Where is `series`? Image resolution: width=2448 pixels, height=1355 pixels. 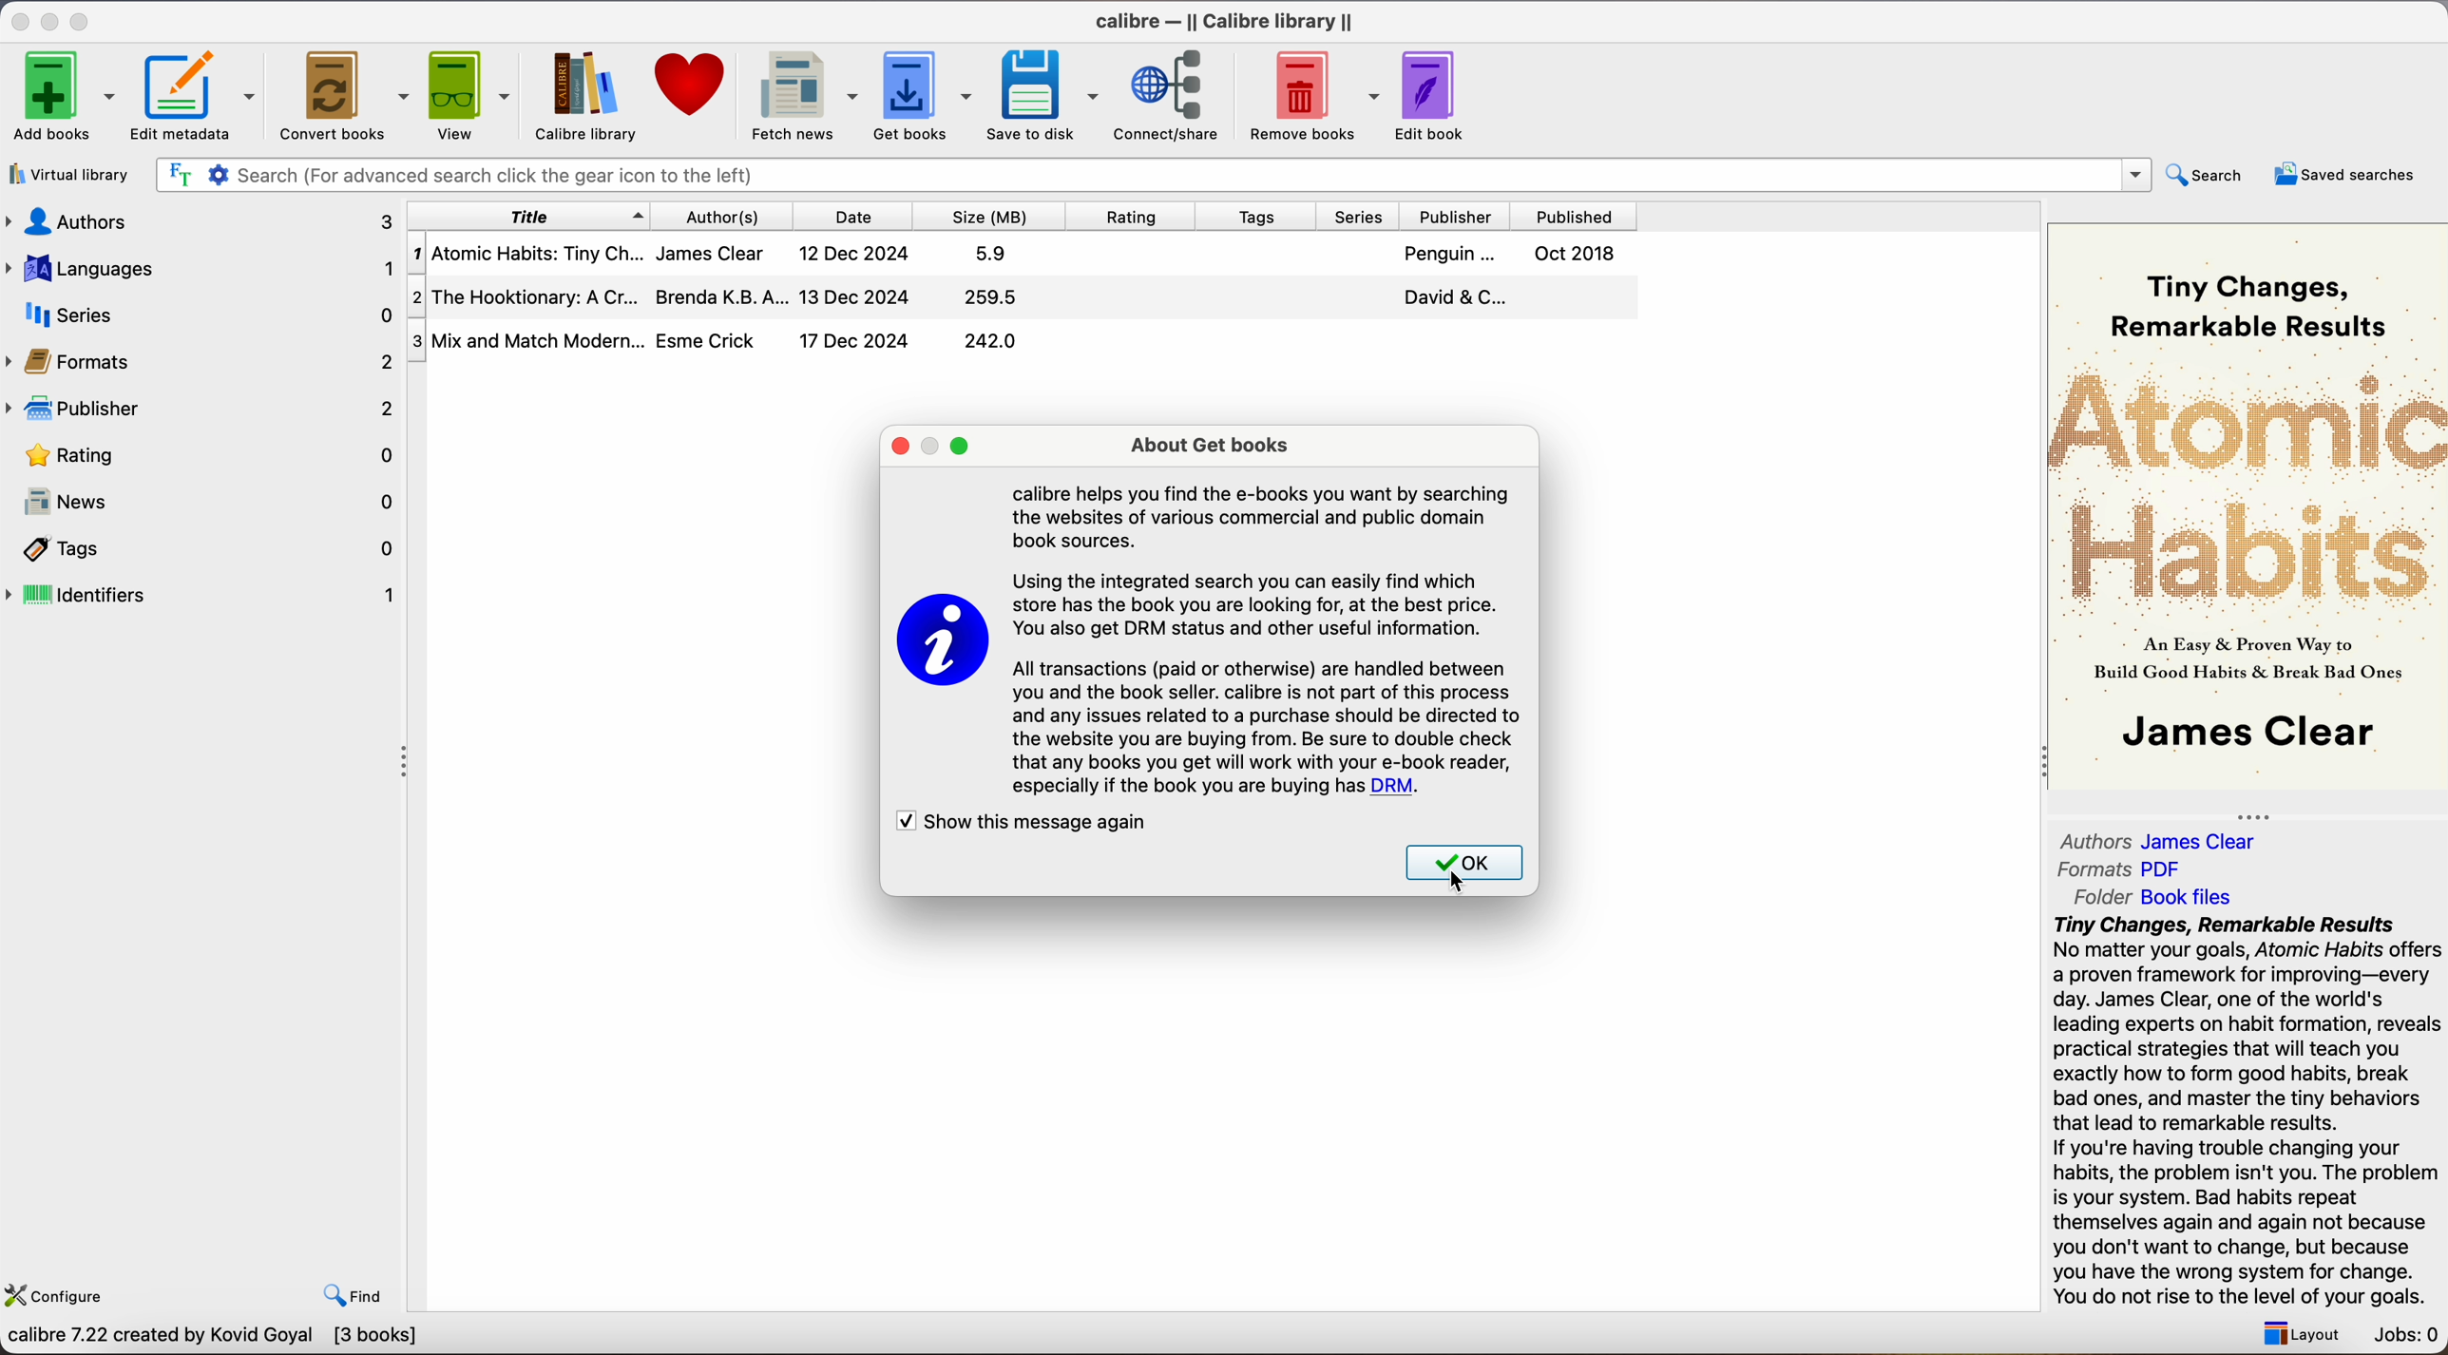
series is located at coordinates (202, 315).